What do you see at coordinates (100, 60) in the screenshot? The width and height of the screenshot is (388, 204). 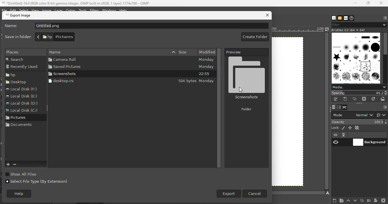 I see `Camera roll folder` at bounding box center [100, 60].